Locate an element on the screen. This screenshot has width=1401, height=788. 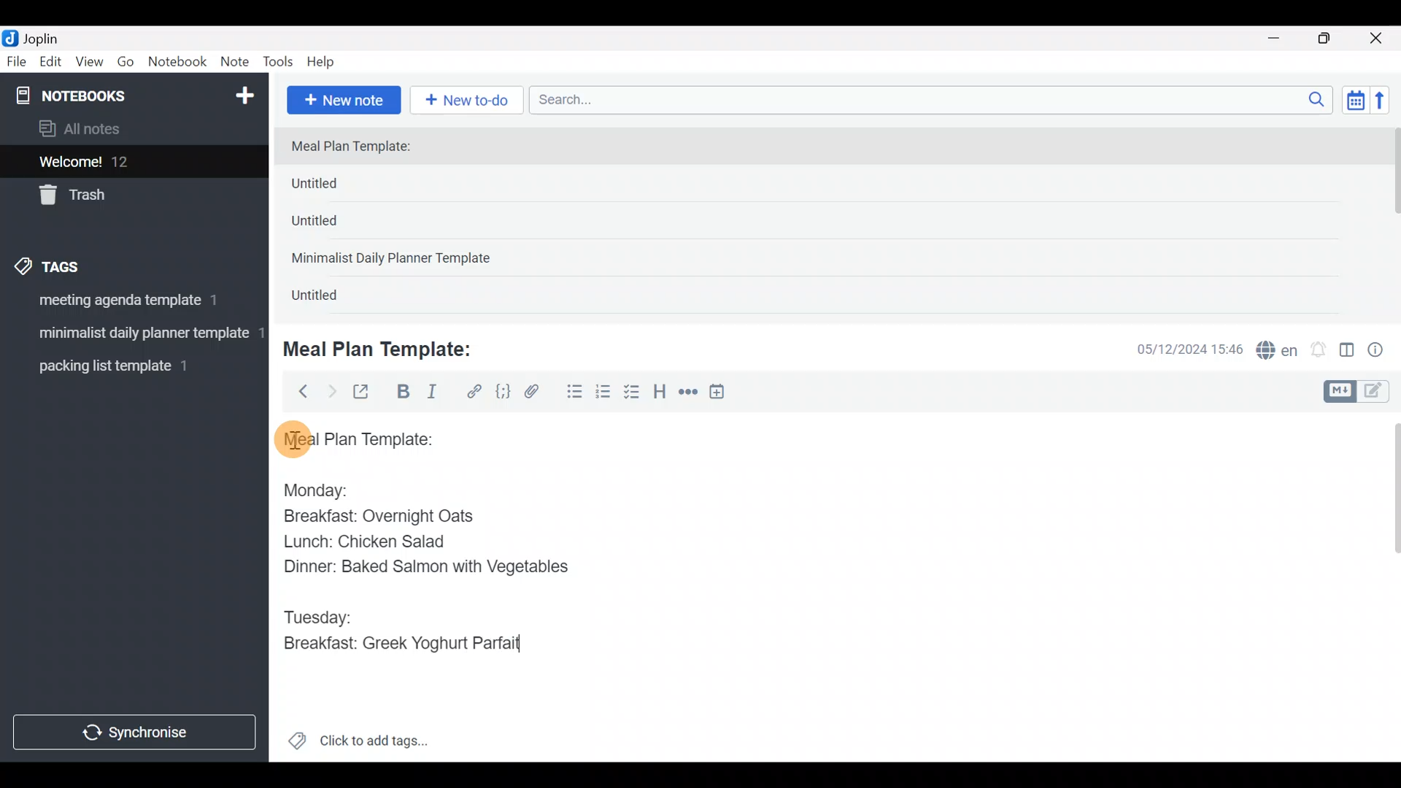
Note is located at coordinates (238, 63).